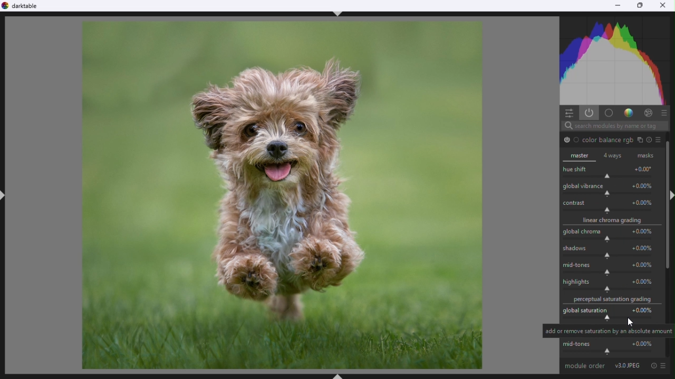  I want to click on Contrast, so click(612, 207).